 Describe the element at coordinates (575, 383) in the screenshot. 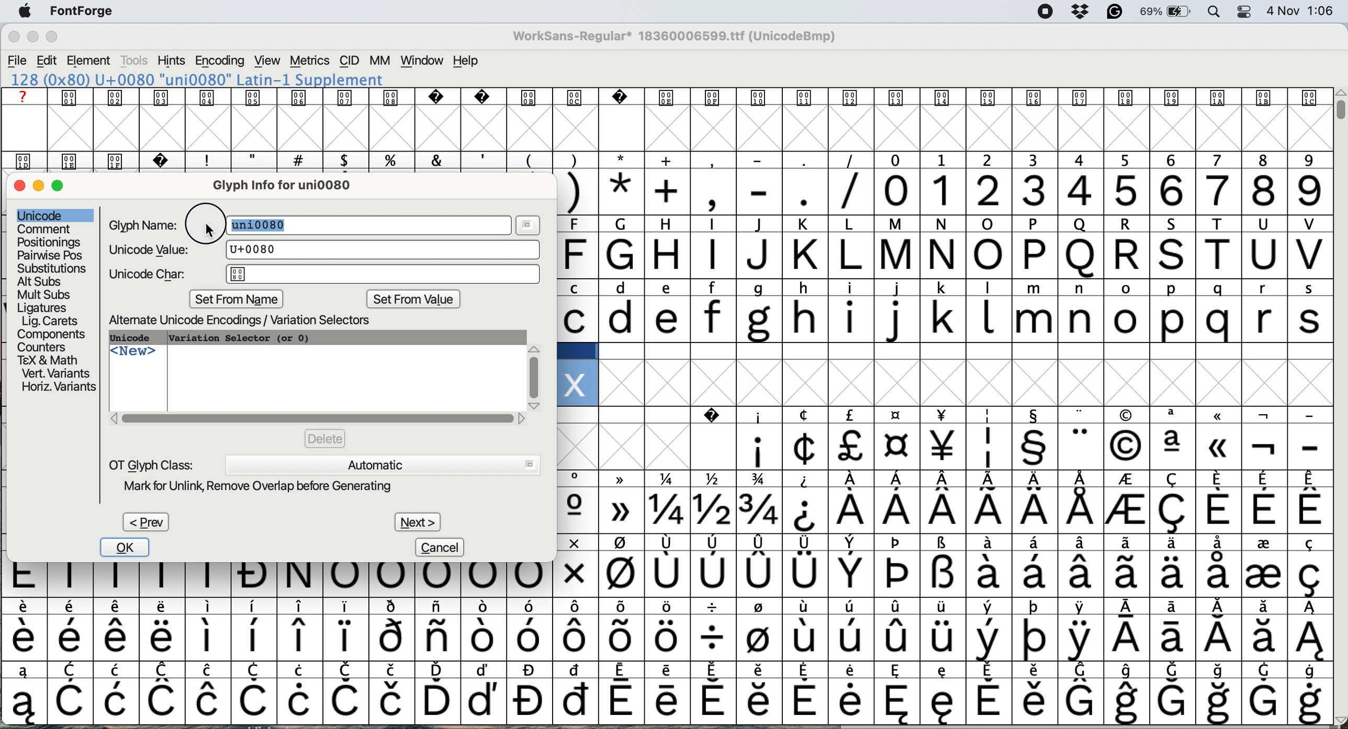

I see `glyph added` at that location.